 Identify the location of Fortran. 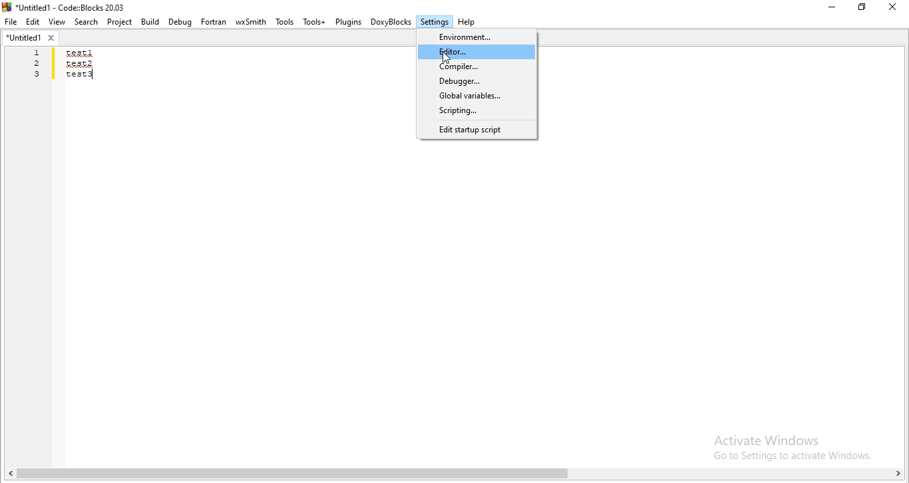
(214, 22).